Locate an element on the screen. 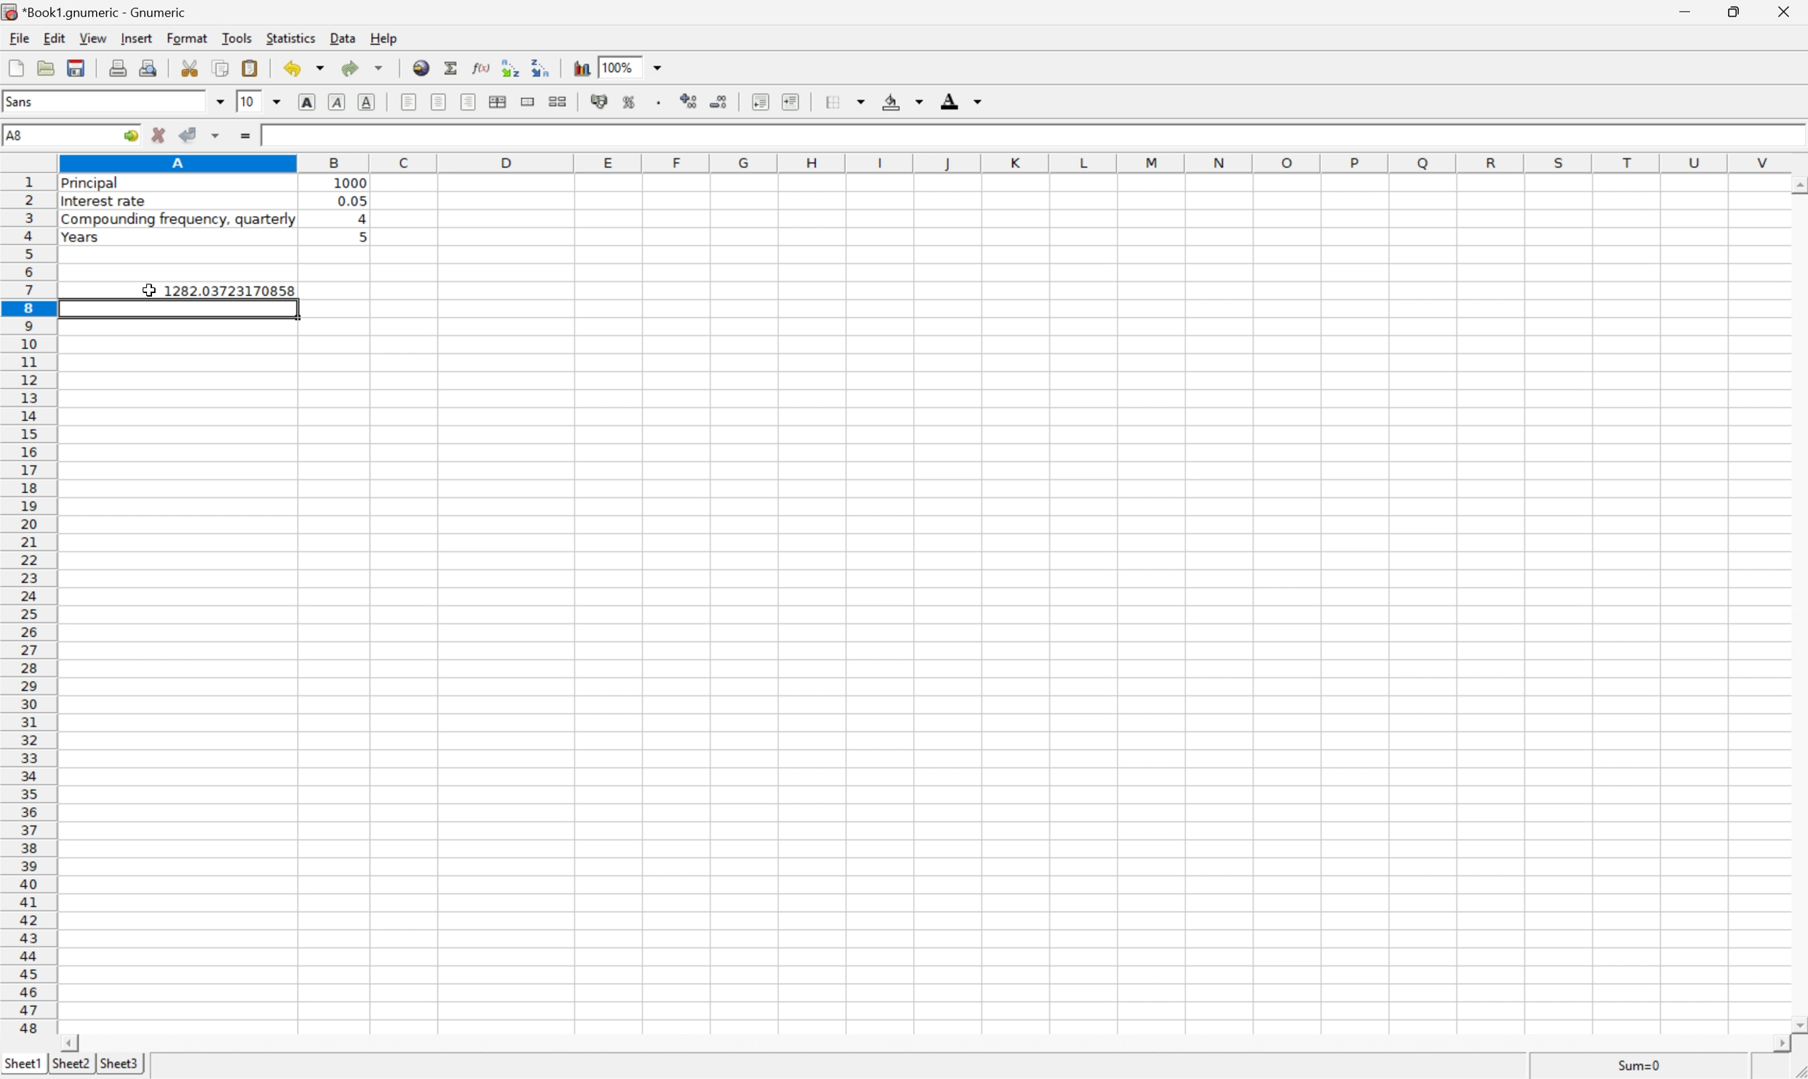  bold is located at coordinates (306, 100).